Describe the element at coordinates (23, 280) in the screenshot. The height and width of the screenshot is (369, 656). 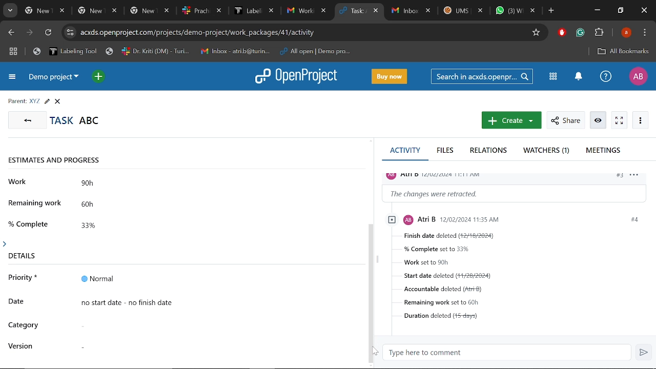
I see `priority` at that location.